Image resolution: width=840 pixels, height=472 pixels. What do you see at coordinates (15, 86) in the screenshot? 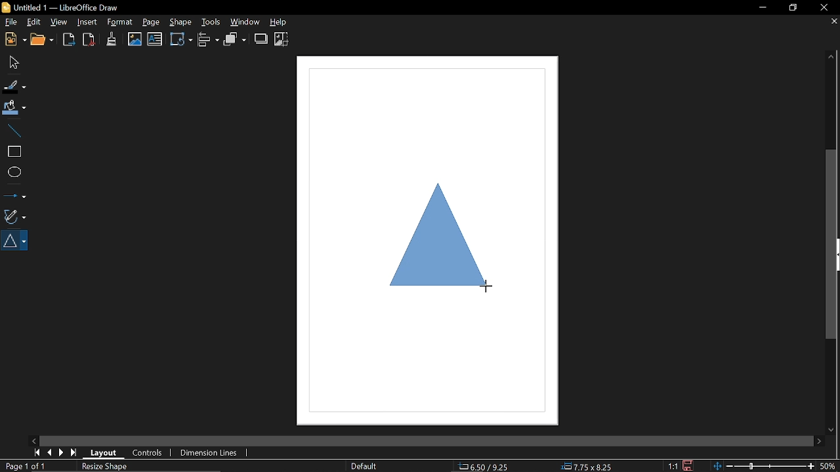
I see `fill line` at bounding box center [15, 86].